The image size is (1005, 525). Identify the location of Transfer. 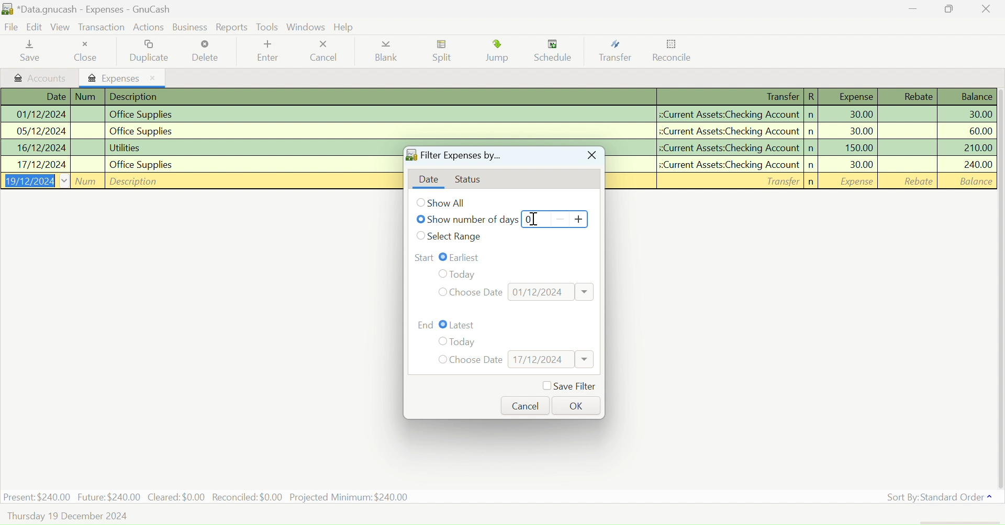
(619, 51).